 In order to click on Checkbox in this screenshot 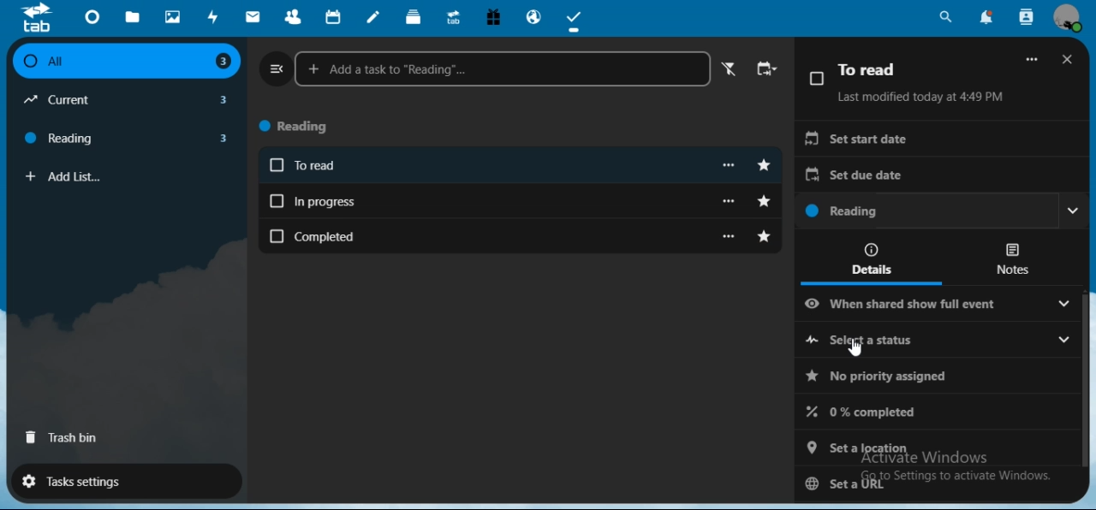, I will do `click(816, 78)`.